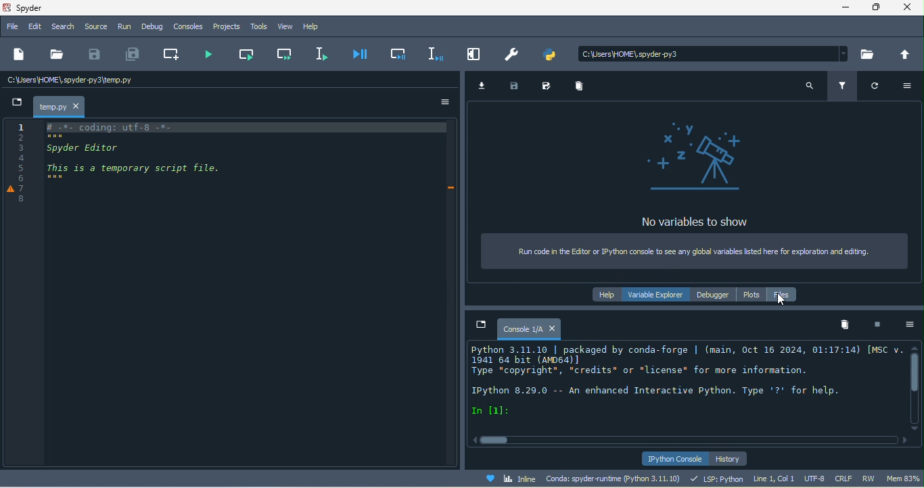 The image size is (924, 488). Describe the element at coordinates (841, 84) in the screenshot. I see `filter` at that location.